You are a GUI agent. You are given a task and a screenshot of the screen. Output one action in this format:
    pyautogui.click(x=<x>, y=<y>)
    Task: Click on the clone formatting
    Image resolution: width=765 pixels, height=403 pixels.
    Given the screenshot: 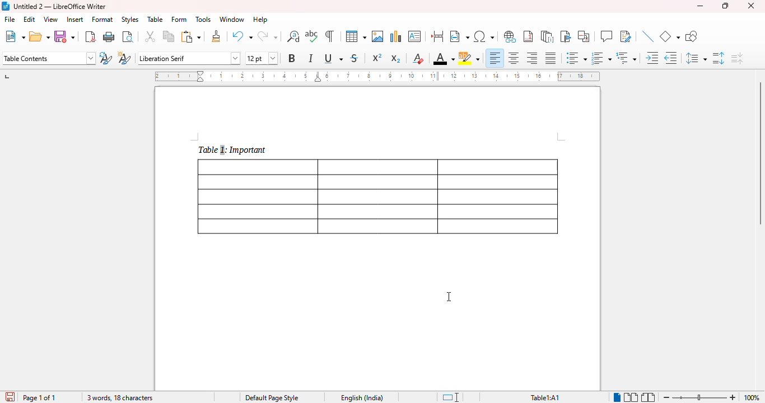 What is the action you would take?
    pyautogui.click(x=217, y=36)
    